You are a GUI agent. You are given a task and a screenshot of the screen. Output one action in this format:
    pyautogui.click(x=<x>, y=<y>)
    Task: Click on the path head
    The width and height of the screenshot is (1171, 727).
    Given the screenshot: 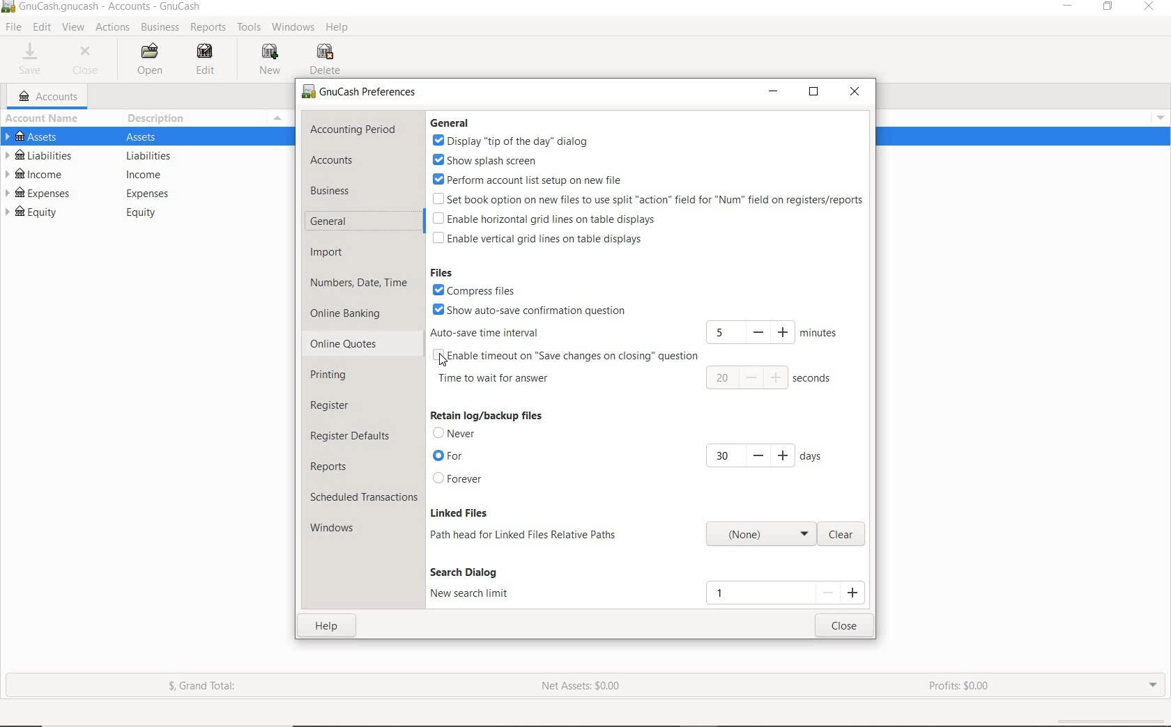 What is the action you would take?
    pyautogui.click(x=758, y=534)
    